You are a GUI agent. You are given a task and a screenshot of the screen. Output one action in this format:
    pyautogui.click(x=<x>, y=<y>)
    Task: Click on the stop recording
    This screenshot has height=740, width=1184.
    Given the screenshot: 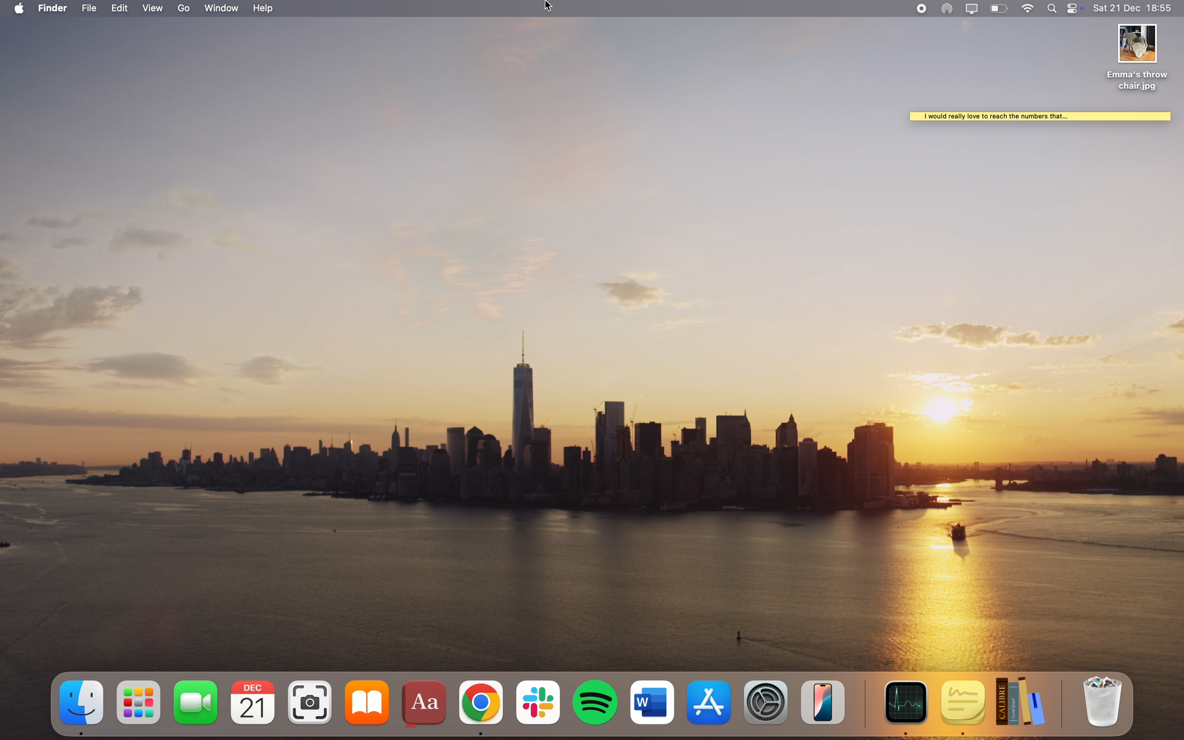 What is the action you would take?
    pyautogui.click(x=919, y=8)
    